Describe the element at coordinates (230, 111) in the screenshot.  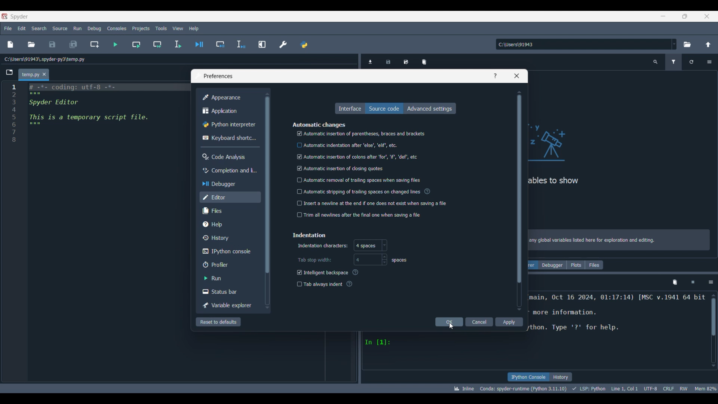
I see `Application` at that location.